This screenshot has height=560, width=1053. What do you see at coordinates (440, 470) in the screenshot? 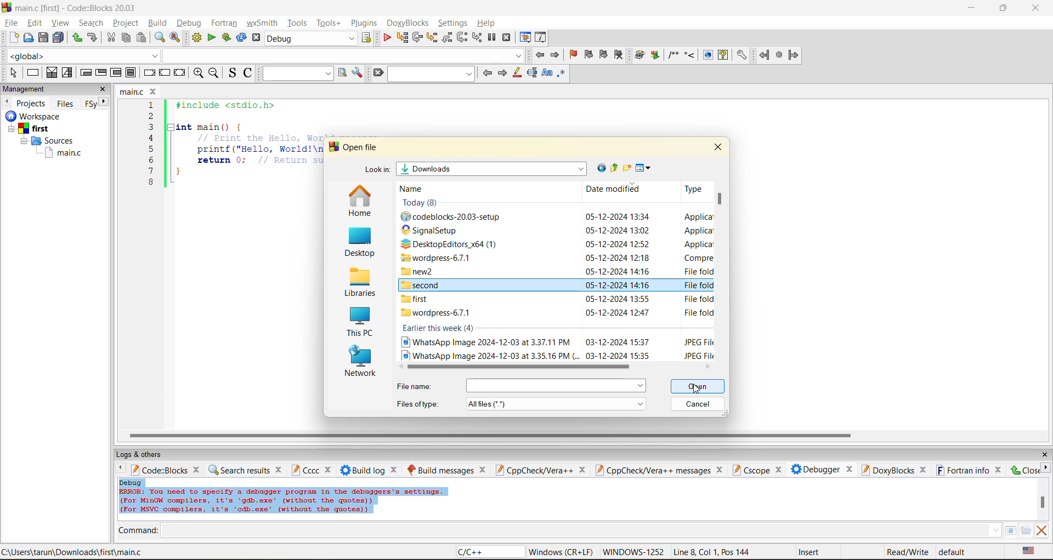
I see `build messages` at bounding box center [440, 470].